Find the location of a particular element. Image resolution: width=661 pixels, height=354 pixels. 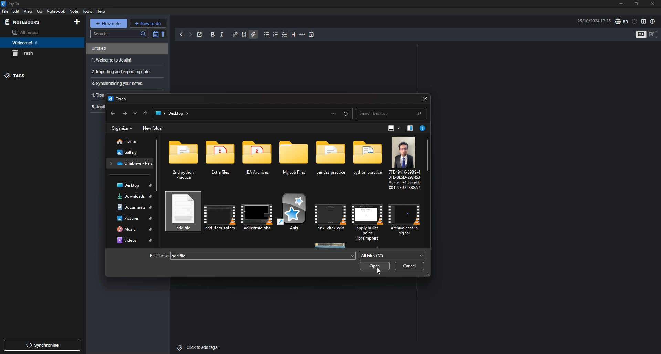

joplin is located at coordinates (10, 3).